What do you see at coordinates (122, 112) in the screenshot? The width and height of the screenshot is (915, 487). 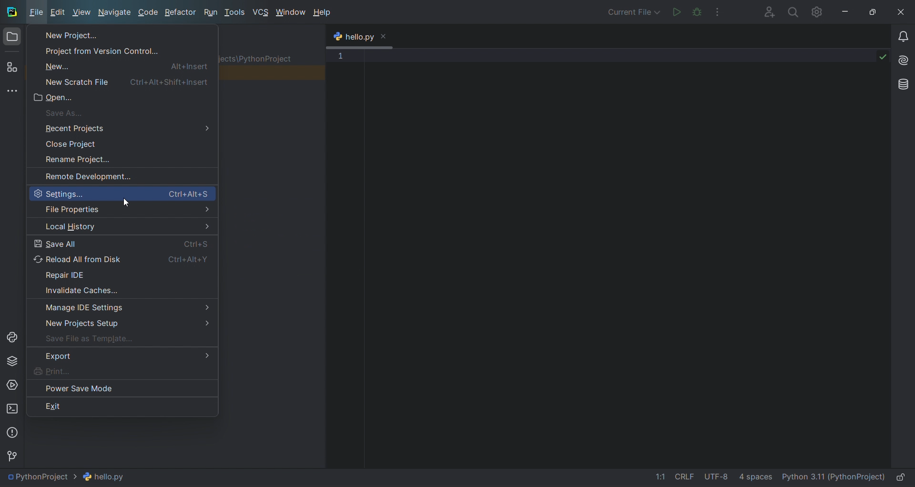 I see `save as` at bounding box center [122, 112].